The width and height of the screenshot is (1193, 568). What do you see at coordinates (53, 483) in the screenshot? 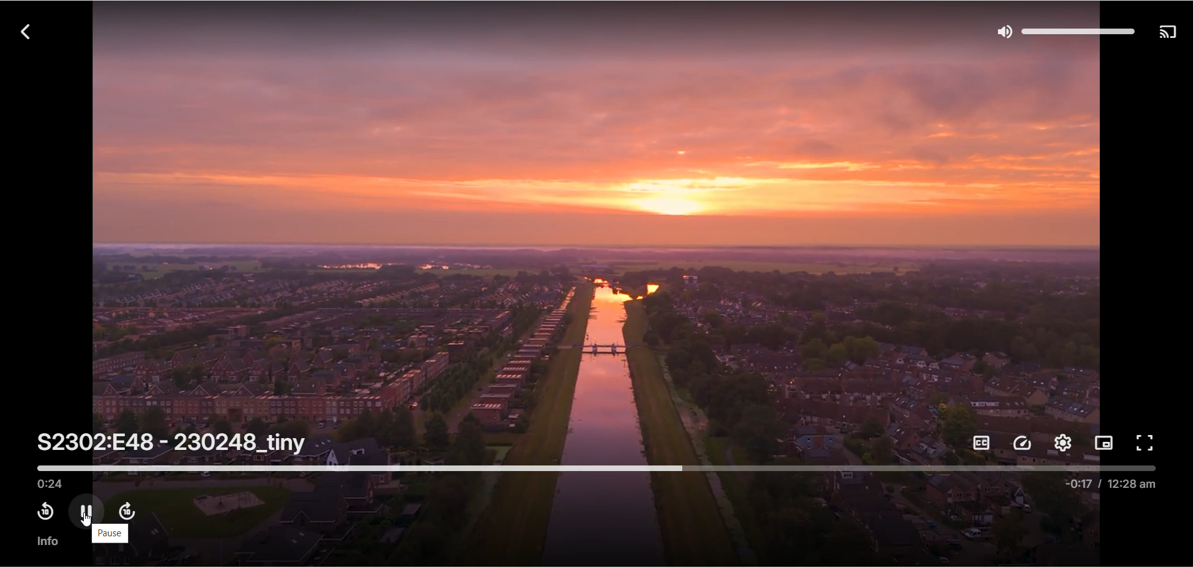
I see `played time- 0:24` at bounding box center [53, 483].